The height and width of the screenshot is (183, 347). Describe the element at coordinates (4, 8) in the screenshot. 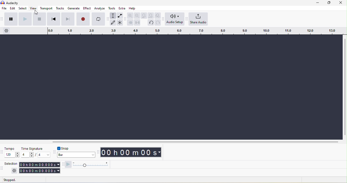

I see `file` at that location.